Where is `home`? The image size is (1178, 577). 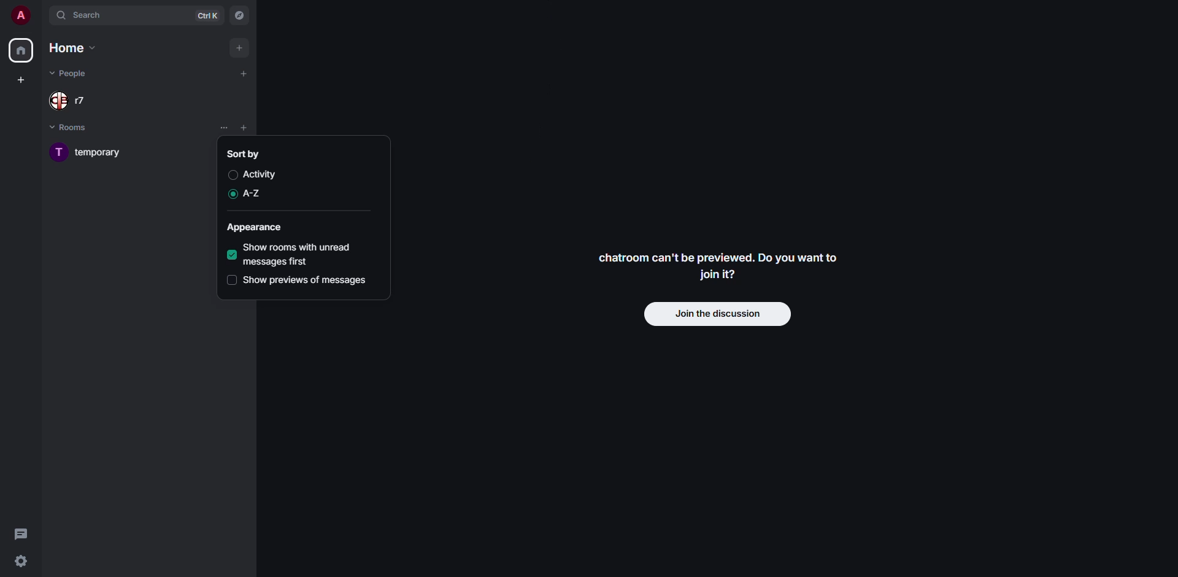 home is located at coordinates (22, 51).